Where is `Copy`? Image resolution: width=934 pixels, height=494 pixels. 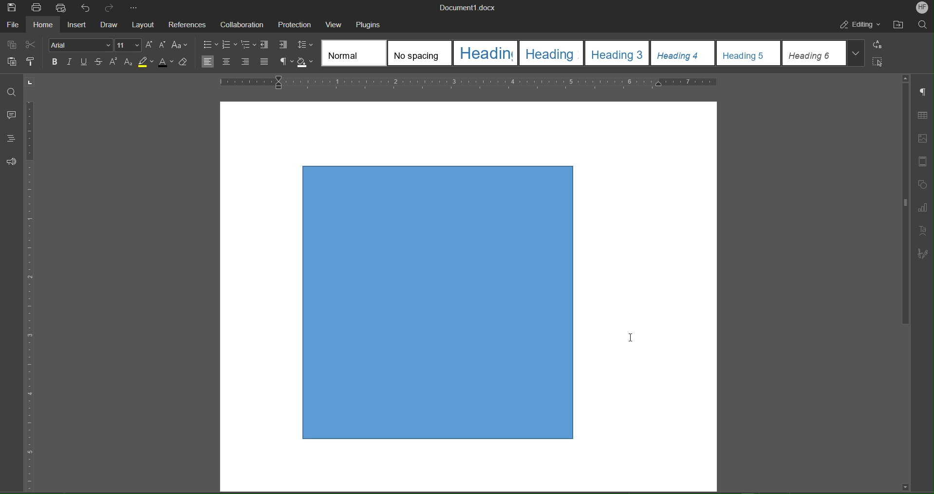 Copy is located at coordinates (11, 45).